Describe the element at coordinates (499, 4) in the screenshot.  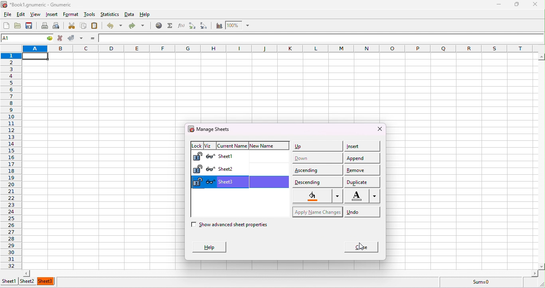
I see `minimize` at that location.